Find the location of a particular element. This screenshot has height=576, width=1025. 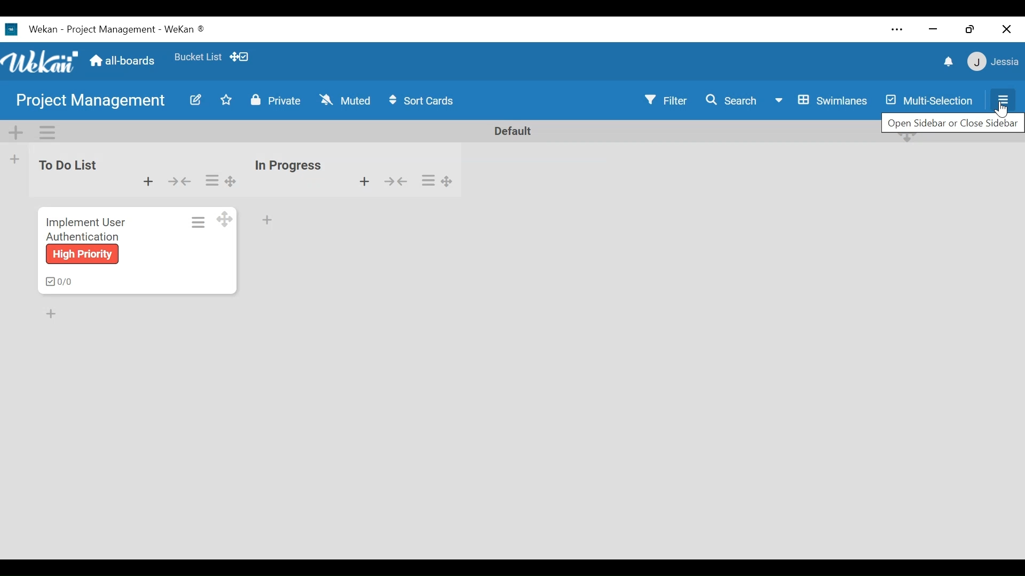

notifications is located at coordinates (950, 62).